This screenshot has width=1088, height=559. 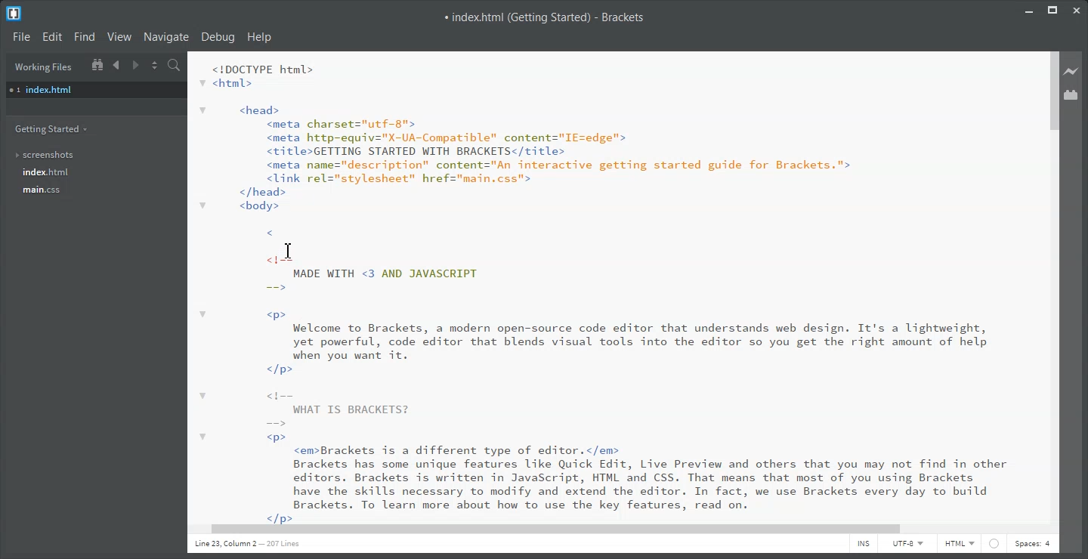 What do you see at coordinates (84, 37) in the screenshot?
I see `Find` at bounding box center [84, 37].